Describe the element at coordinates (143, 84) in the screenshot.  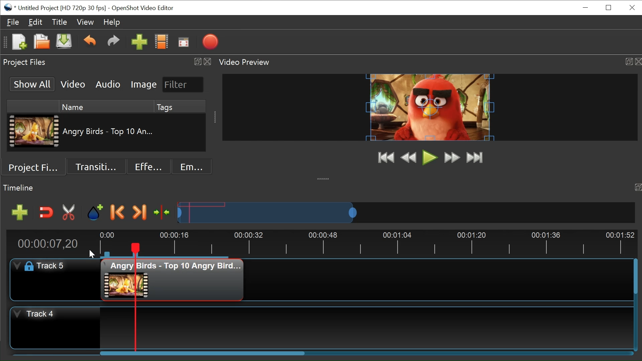
I see `Image` at that location.